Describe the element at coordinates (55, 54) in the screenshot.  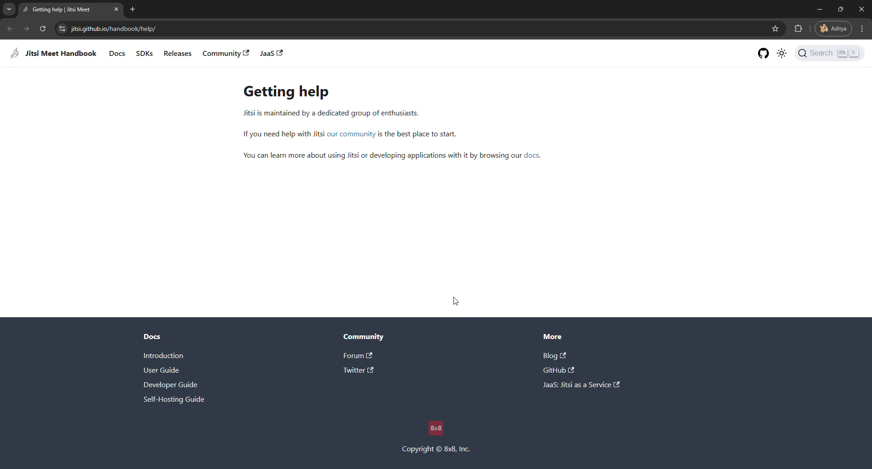
I see `jitsi meet handbook` at that location.